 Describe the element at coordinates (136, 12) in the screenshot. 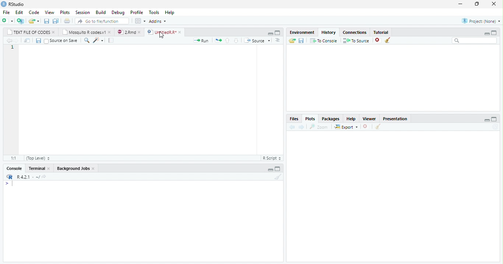

I see `profile` at that location.